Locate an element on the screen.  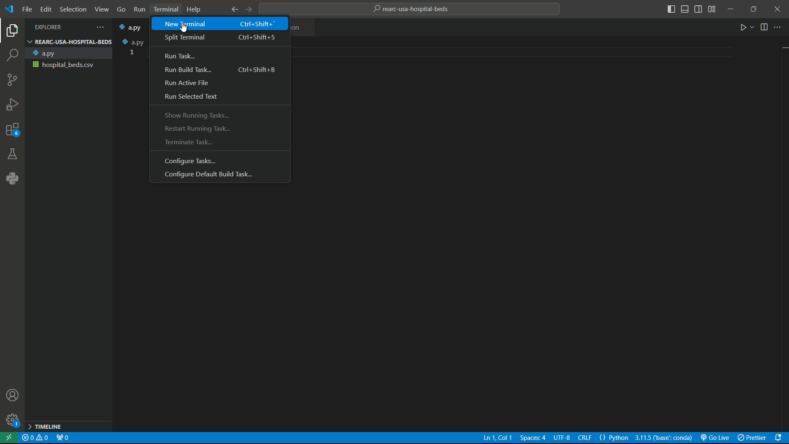
select interpreter is located at coordinates (663, 438).